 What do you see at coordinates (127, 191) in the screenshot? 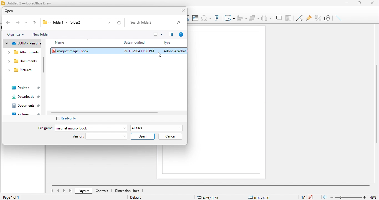
I see `dimension line` at bounding box center [127, 191].